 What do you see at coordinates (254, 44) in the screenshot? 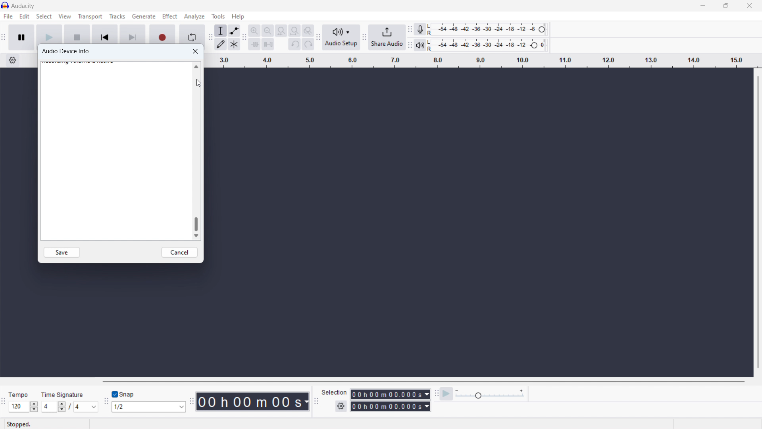
I see `trim audioo outside selection` at bounding box center [254, 44].